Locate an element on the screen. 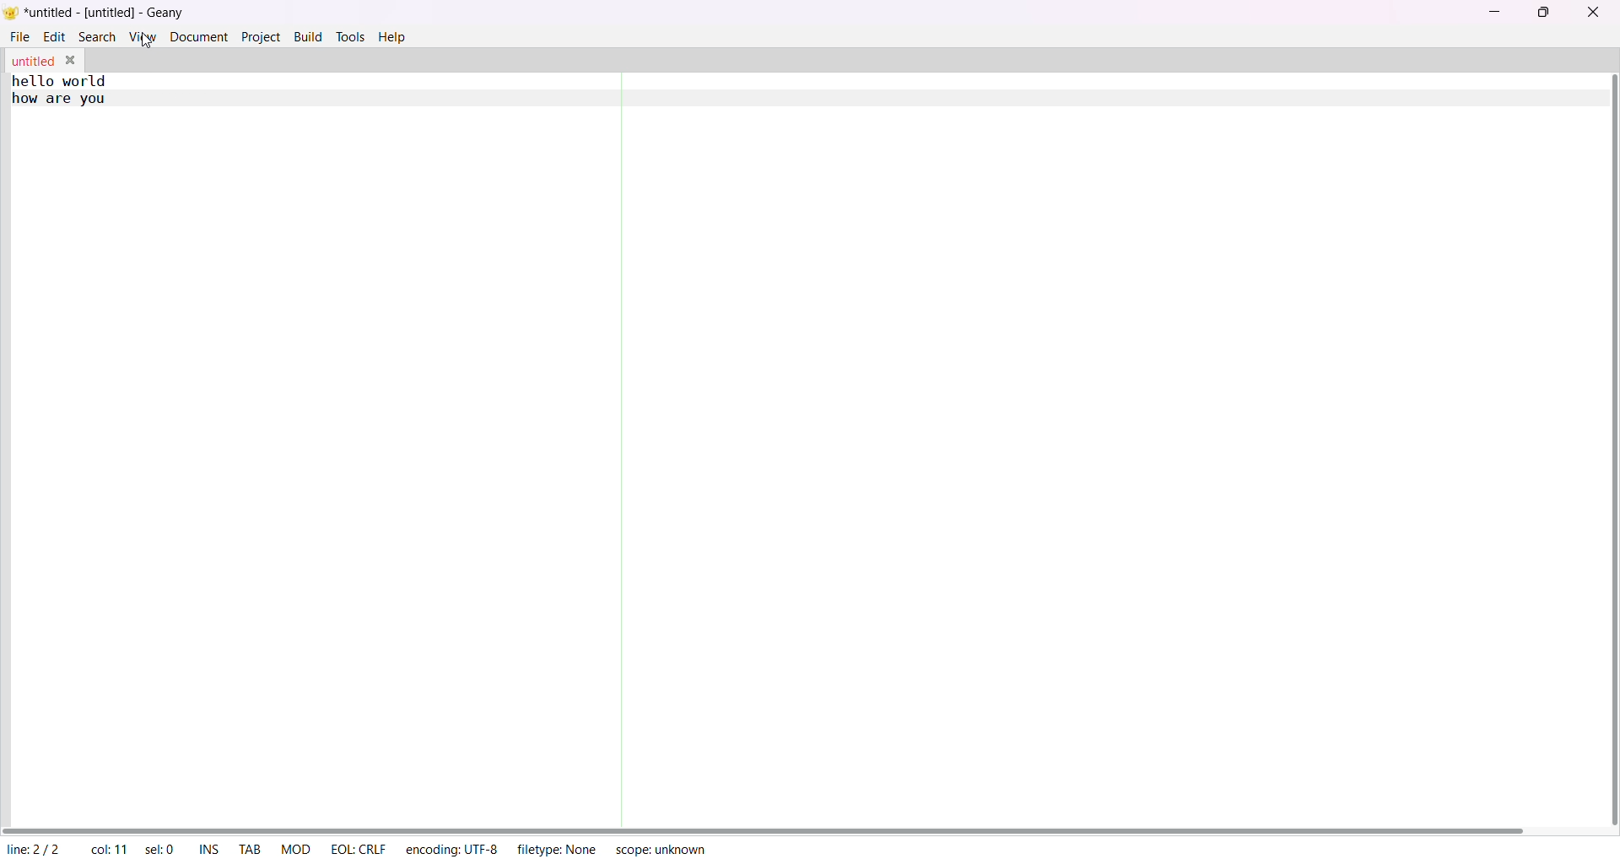 Image resolution: width=1620 pixels, height=859 pixels. EOL CRLF is located at coordinates (357, 849).